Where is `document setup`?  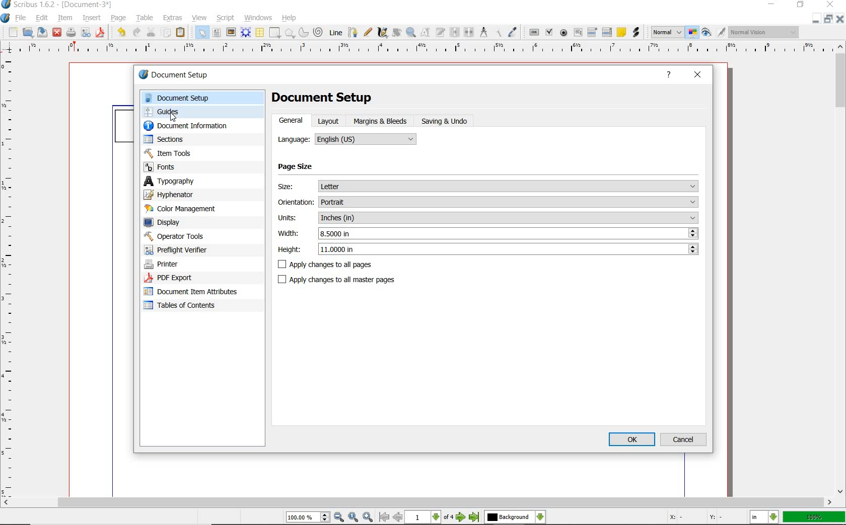 document setup is located at coordinates (201, 98).